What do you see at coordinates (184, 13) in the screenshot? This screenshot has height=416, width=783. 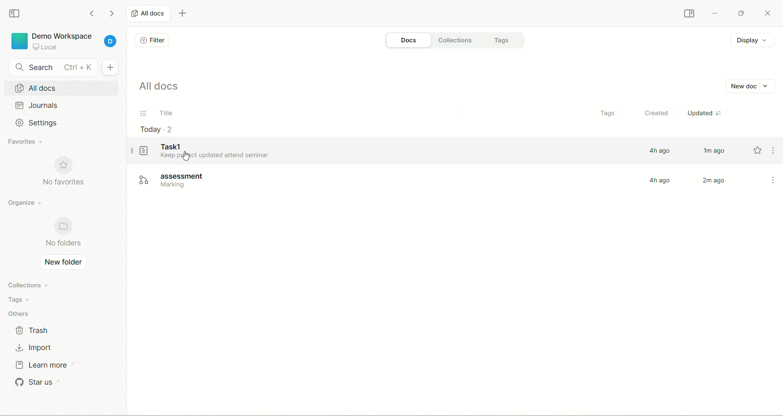 I see `new tab` at bounding box center [184, 13].